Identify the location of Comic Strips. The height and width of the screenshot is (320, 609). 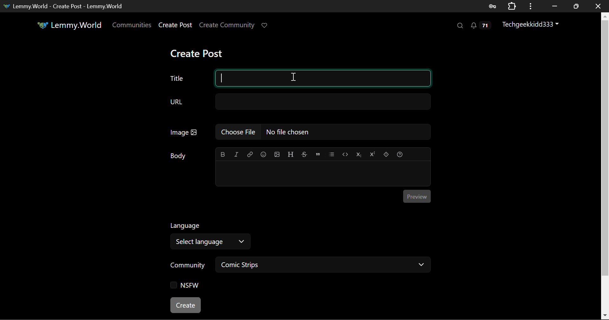
(324, 264).